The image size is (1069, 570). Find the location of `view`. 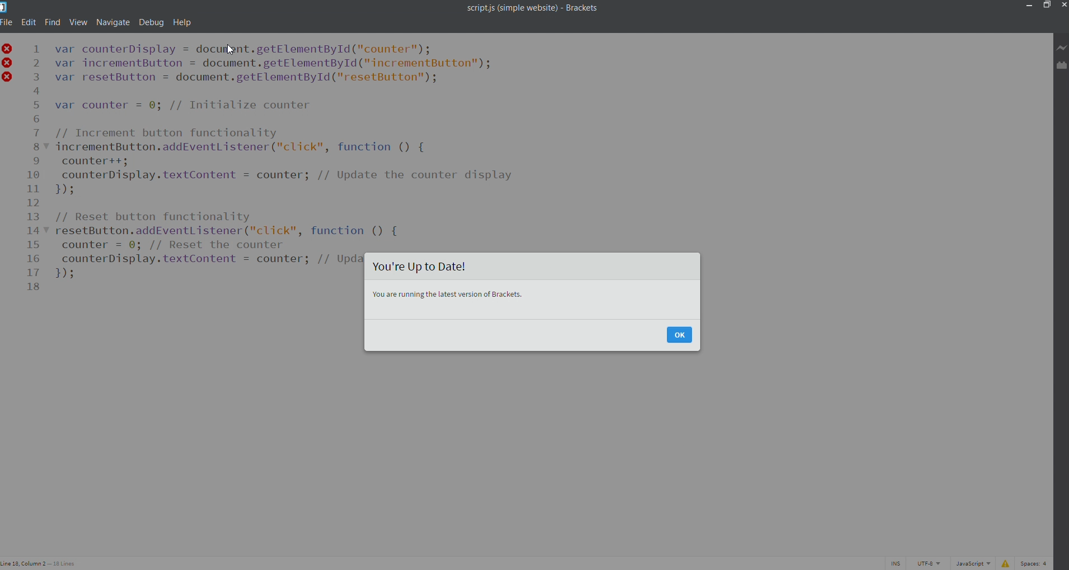

view is located at coordinates (78, 21).